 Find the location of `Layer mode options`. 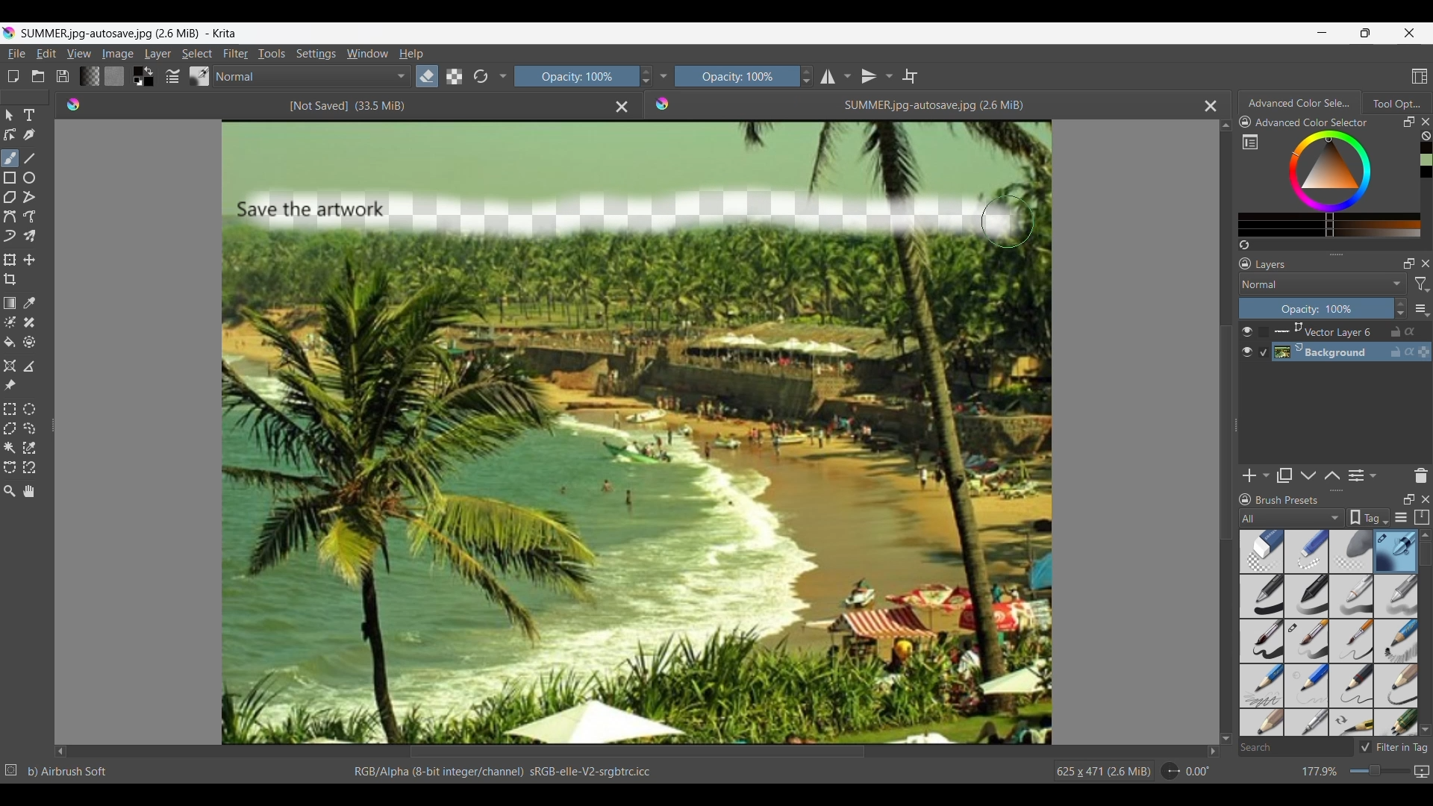

Layer mode options is located at coordinates (1323, 284).